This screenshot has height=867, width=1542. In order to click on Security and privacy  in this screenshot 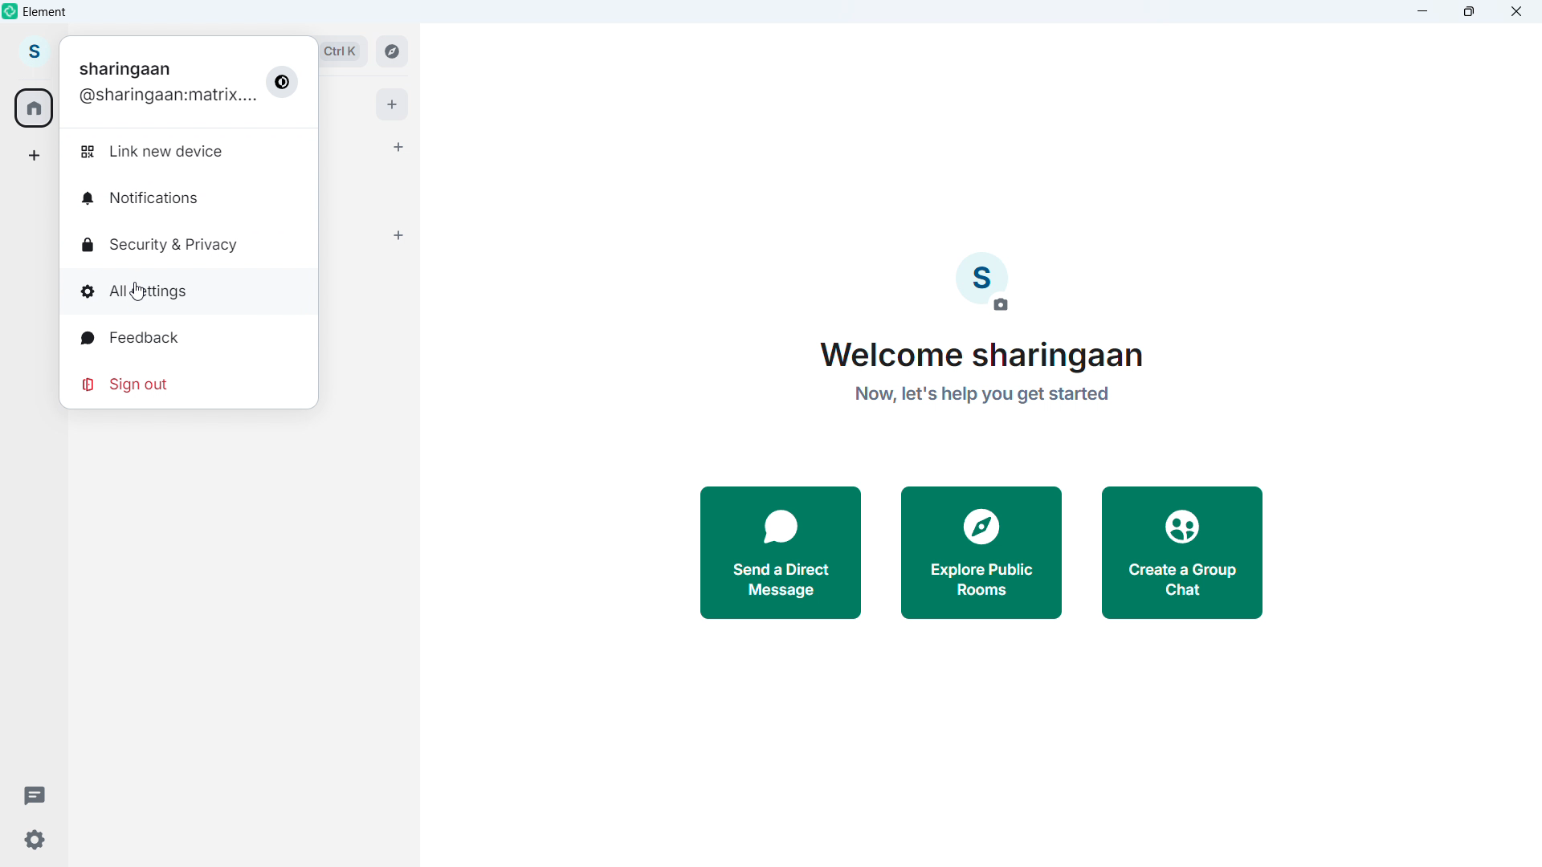, I will do `click(157, 244)`.